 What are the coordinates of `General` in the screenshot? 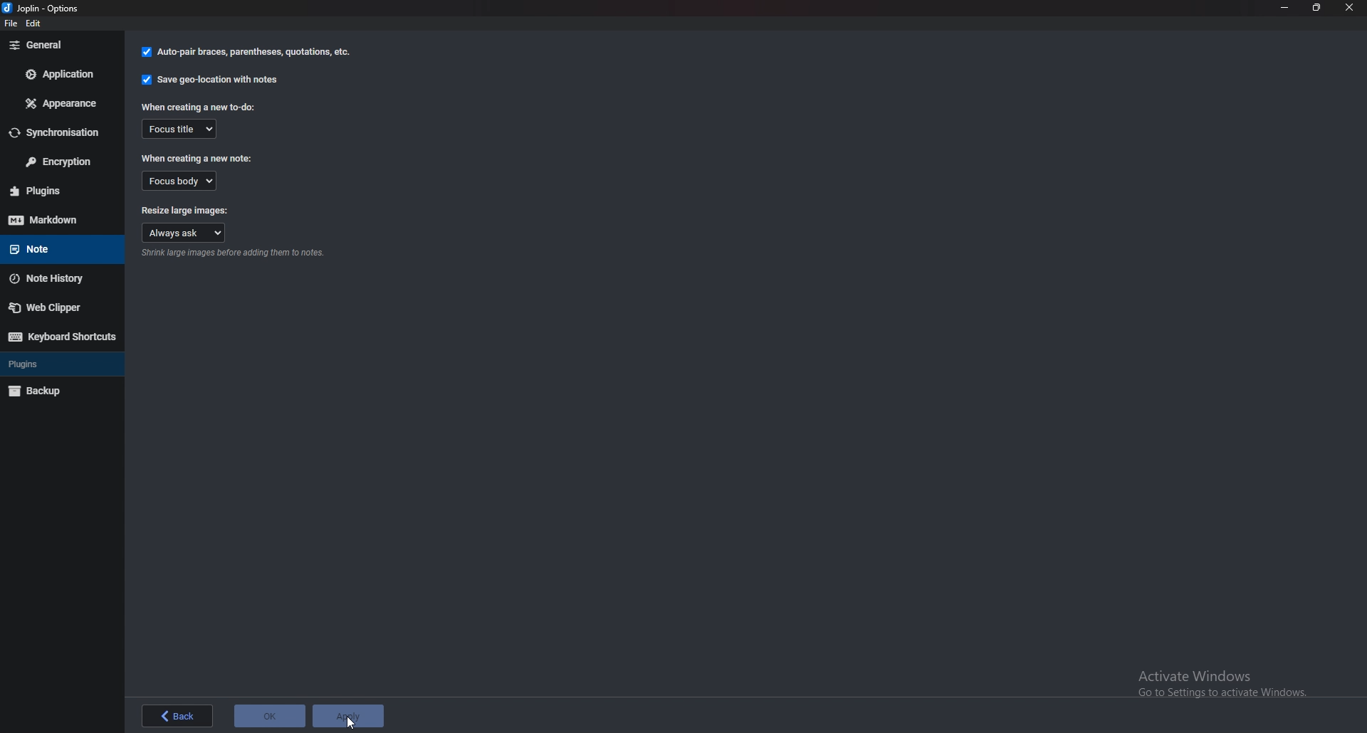 It's located at (56, 46).